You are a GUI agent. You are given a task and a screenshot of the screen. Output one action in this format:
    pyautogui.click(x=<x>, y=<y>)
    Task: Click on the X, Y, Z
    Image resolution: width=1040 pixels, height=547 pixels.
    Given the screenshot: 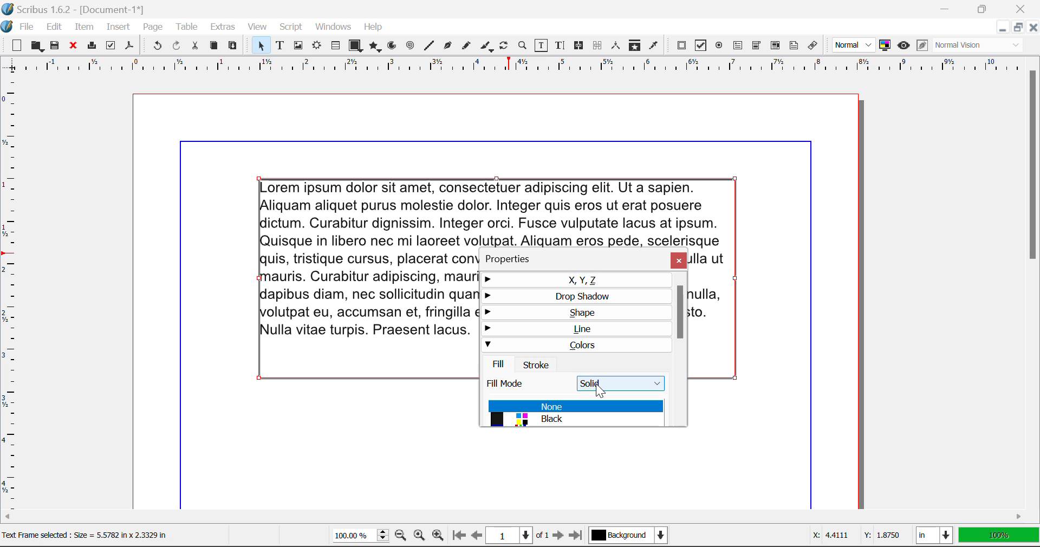 What is the action you would take?
    pyautogui.click(x=576, y=280)
    